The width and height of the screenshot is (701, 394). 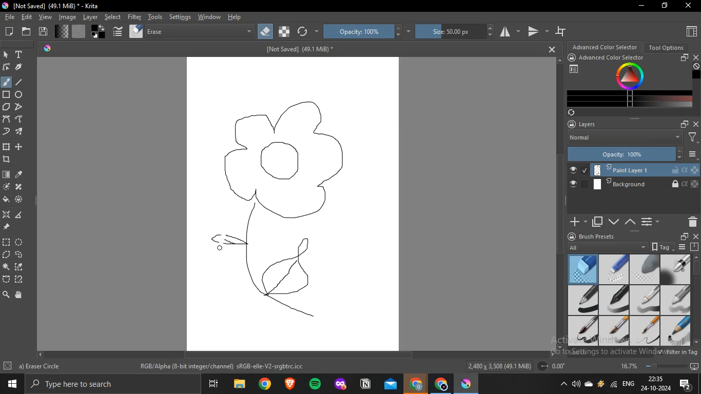 I want to click on 22:34 24-10-2024, so click(x=654, y=384).